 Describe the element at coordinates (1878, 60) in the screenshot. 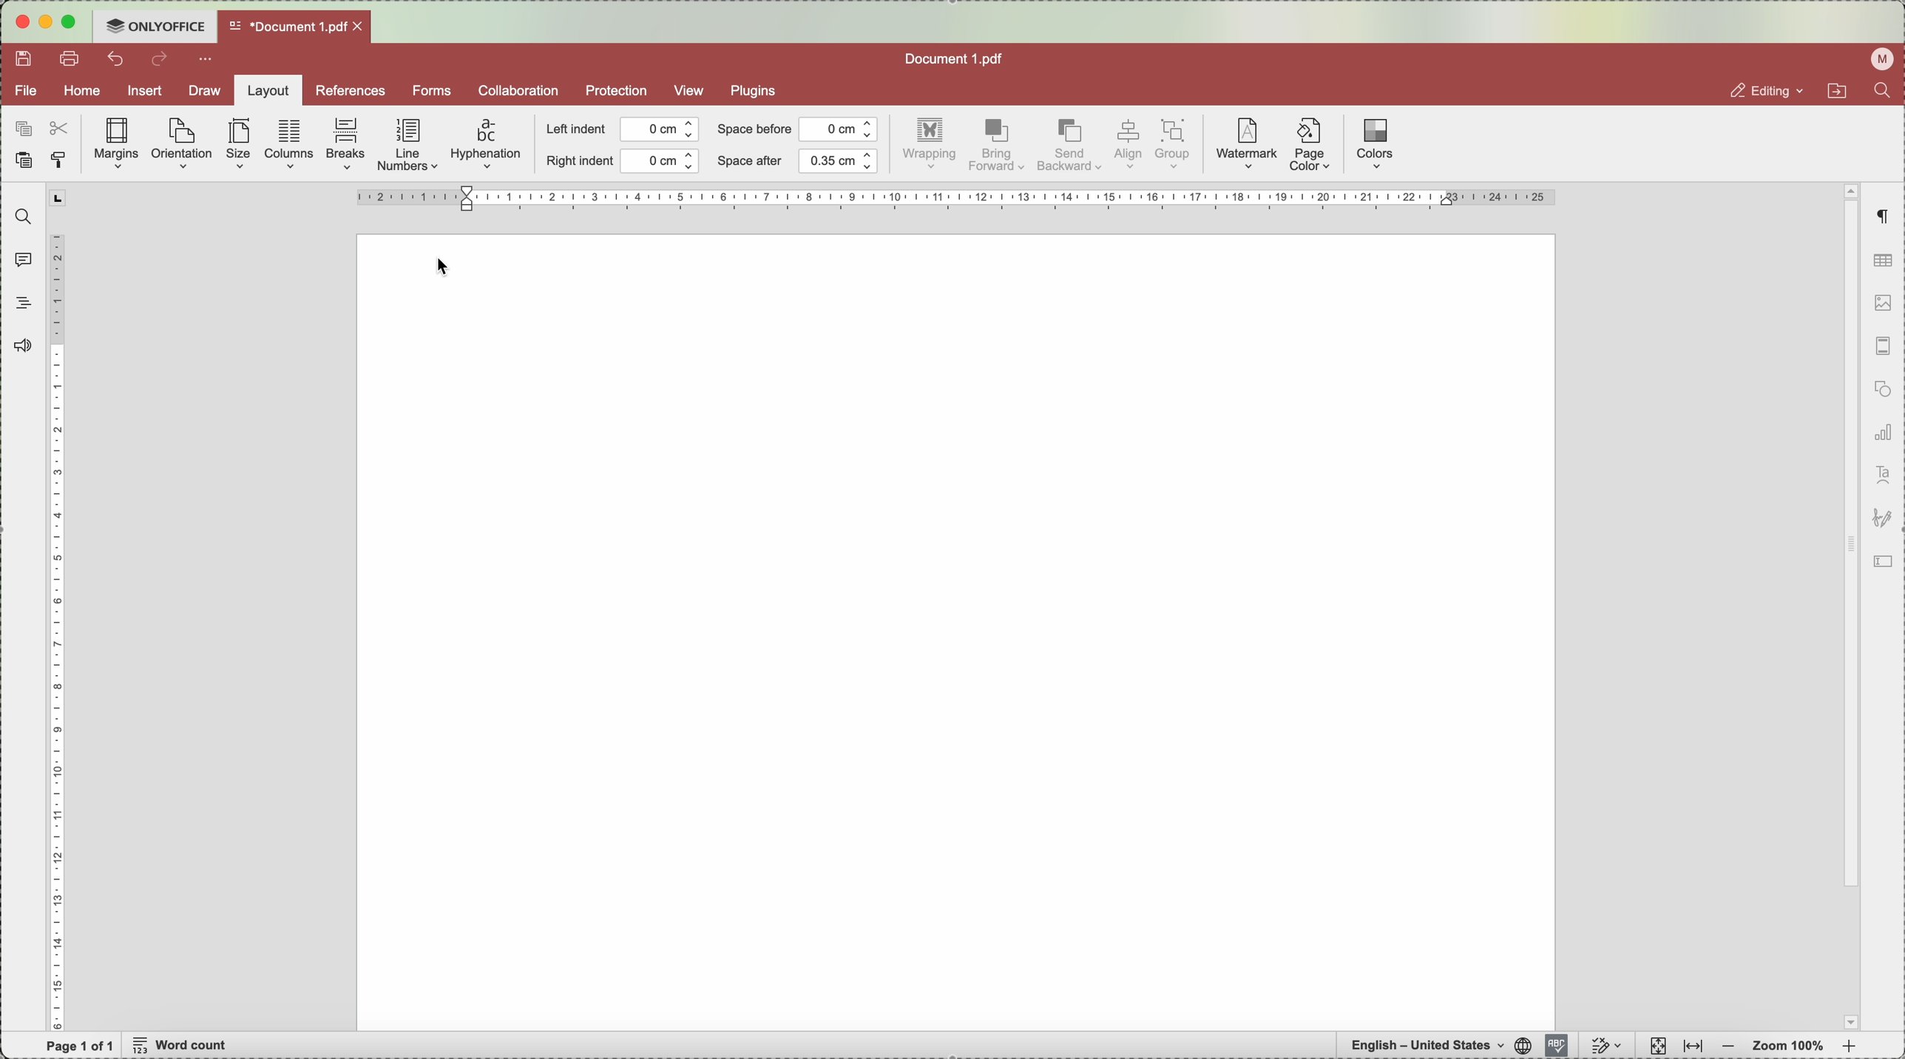

I see `user` at that location.